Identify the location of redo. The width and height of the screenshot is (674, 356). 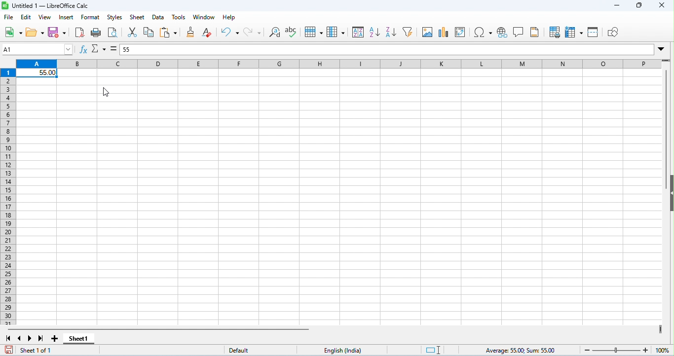
(253, 33).